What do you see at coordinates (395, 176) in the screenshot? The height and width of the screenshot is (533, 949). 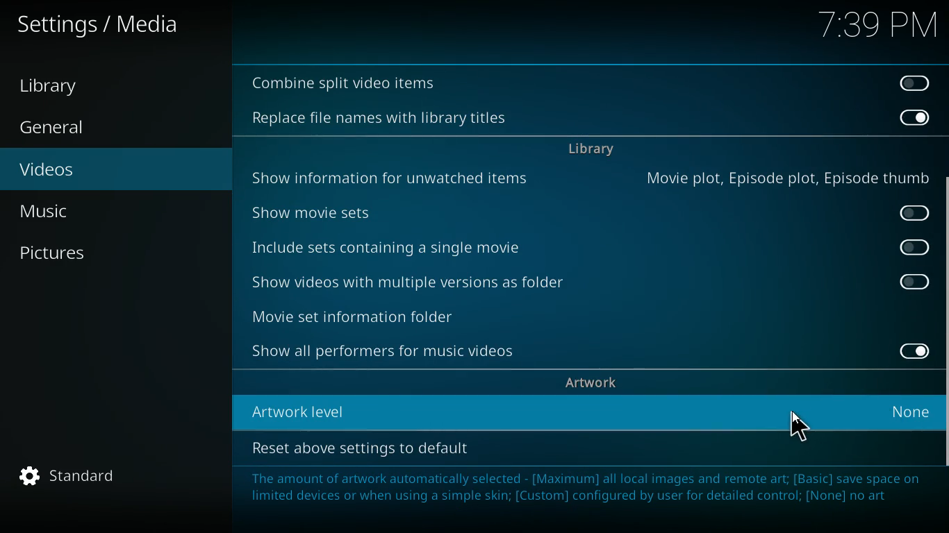 I see `show information` at bounding box center [395, 176].